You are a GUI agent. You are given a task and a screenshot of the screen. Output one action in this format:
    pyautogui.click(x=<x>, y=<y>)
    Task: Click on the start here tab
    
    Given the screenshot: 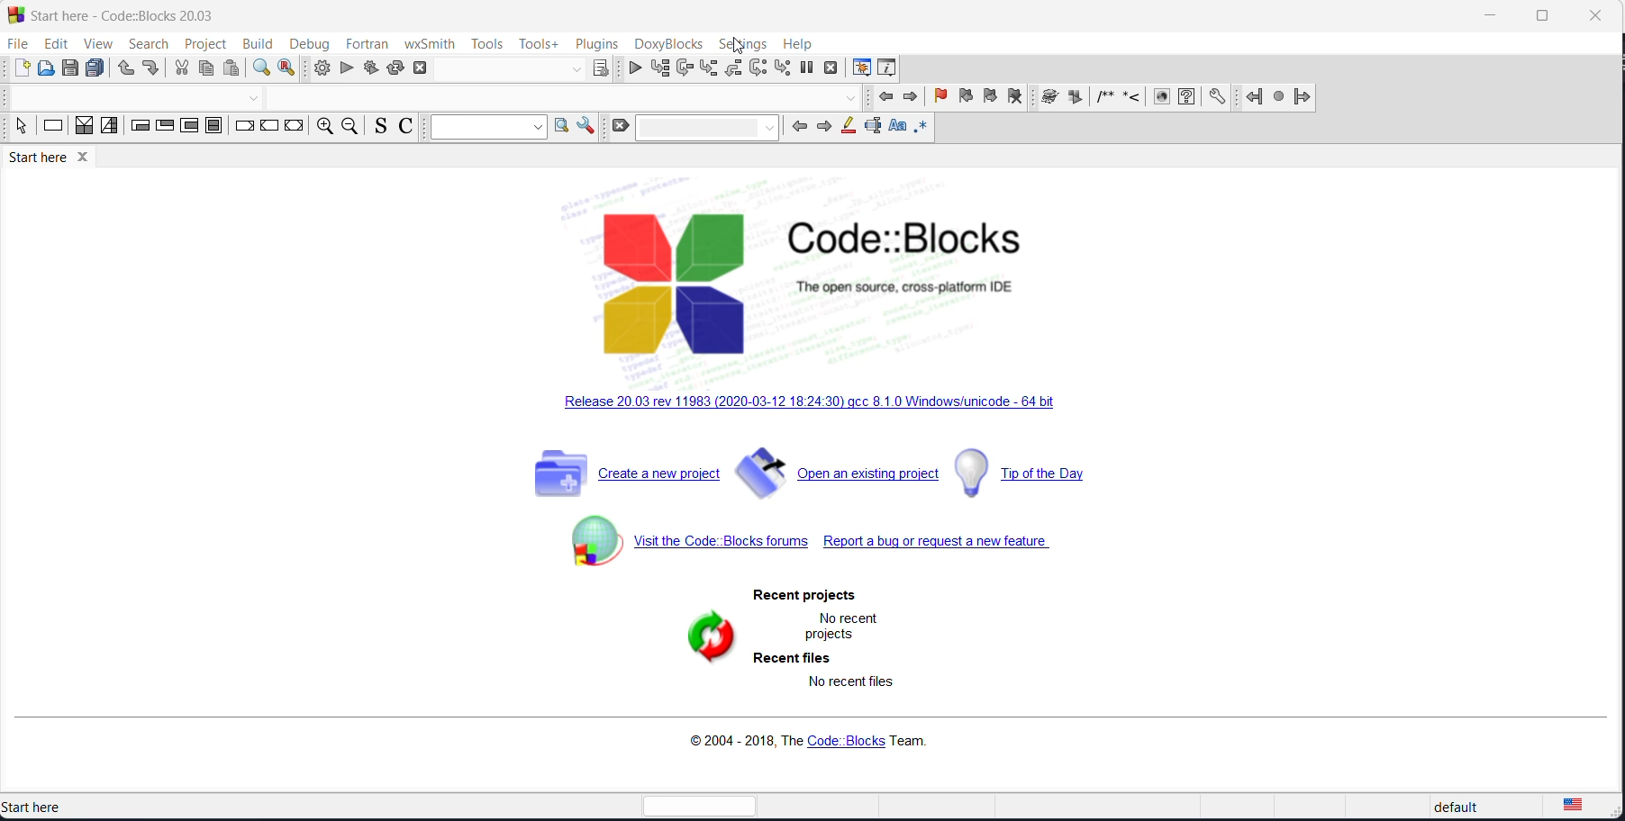 What is the action you would take?
    pyautogui.click(x=61, y=160)
    